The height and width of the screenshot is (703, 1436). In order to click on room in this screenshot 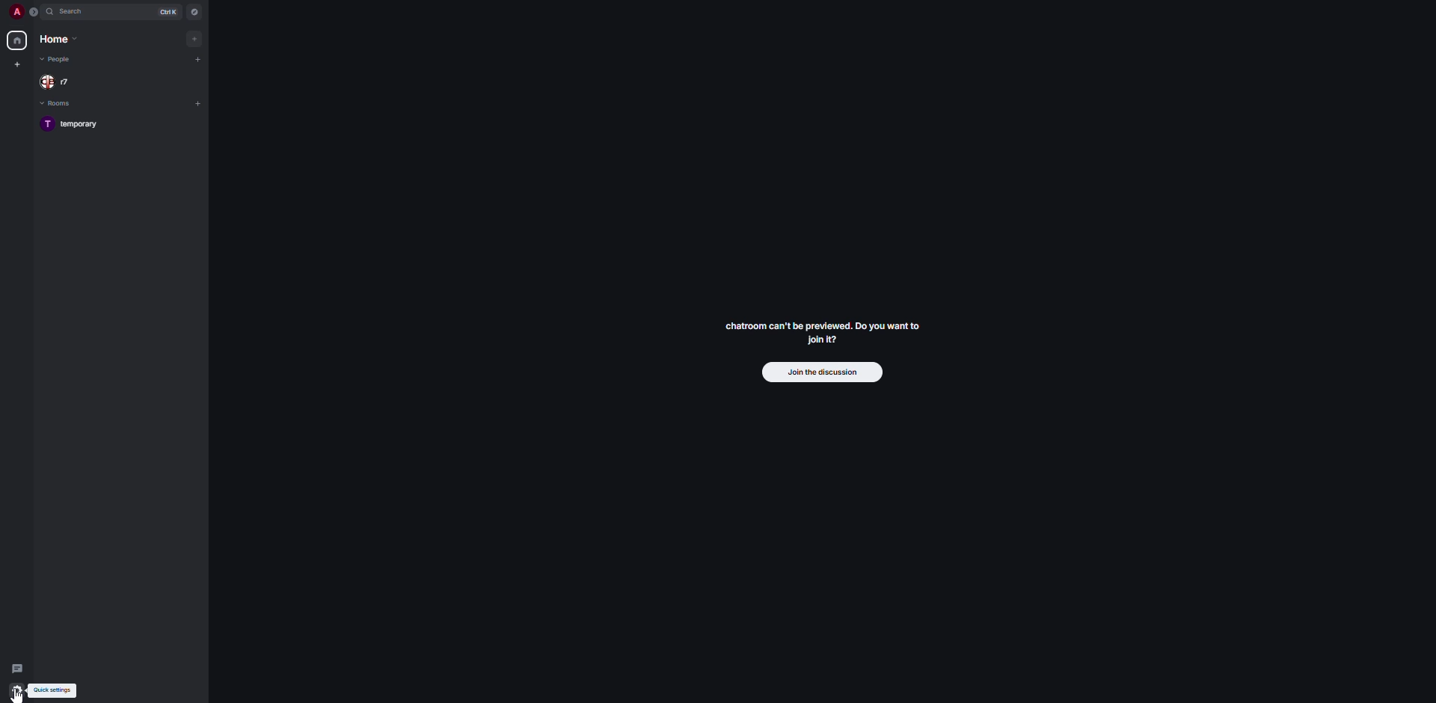, I will do `click(74, 124)`.